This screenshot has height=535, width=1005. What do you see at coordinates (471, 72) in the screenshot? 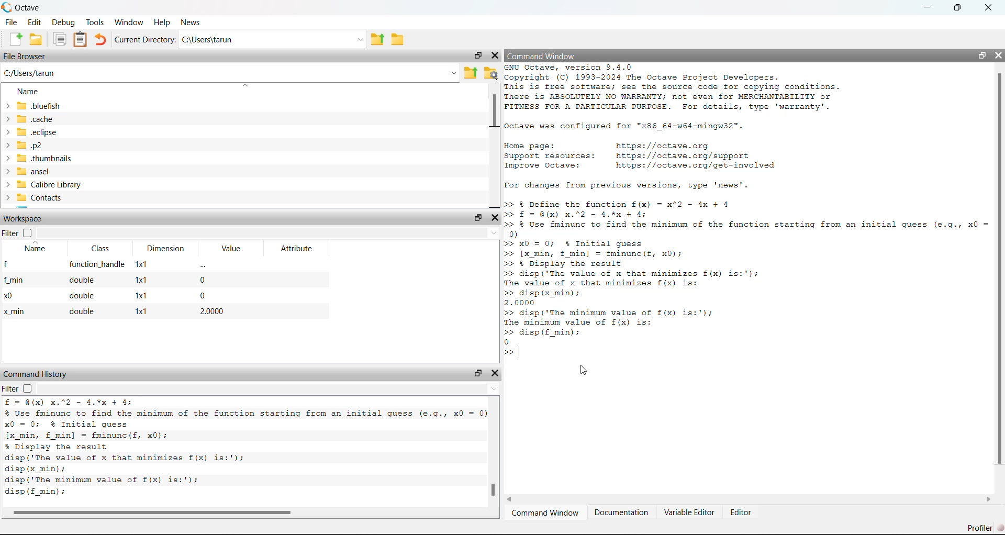
I see `one directory up` at bounding box center [471, 72].